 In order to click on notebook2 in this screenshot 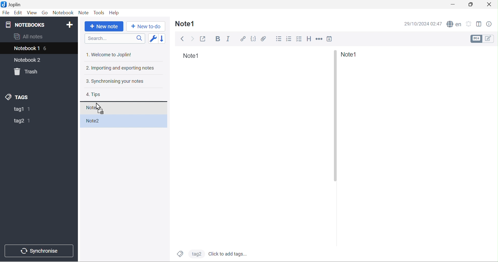, I will do `click(25, 60)`.